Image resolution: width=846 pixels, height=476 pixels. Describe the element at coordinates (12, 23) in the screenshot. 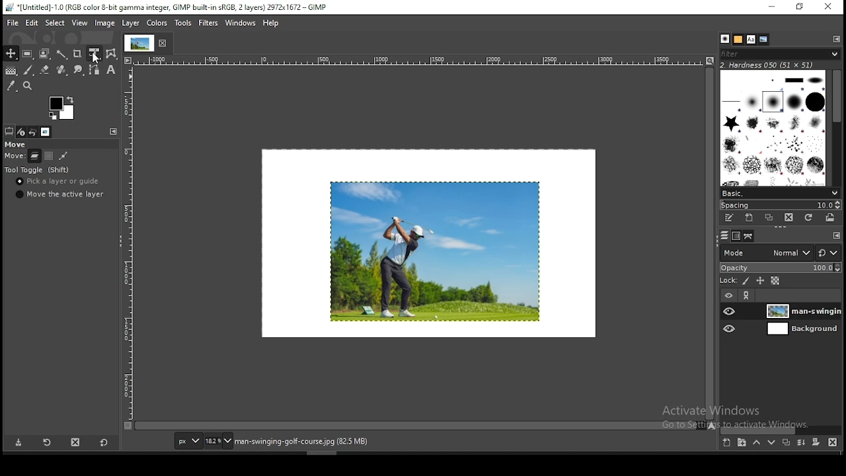

I see `file` at that location.